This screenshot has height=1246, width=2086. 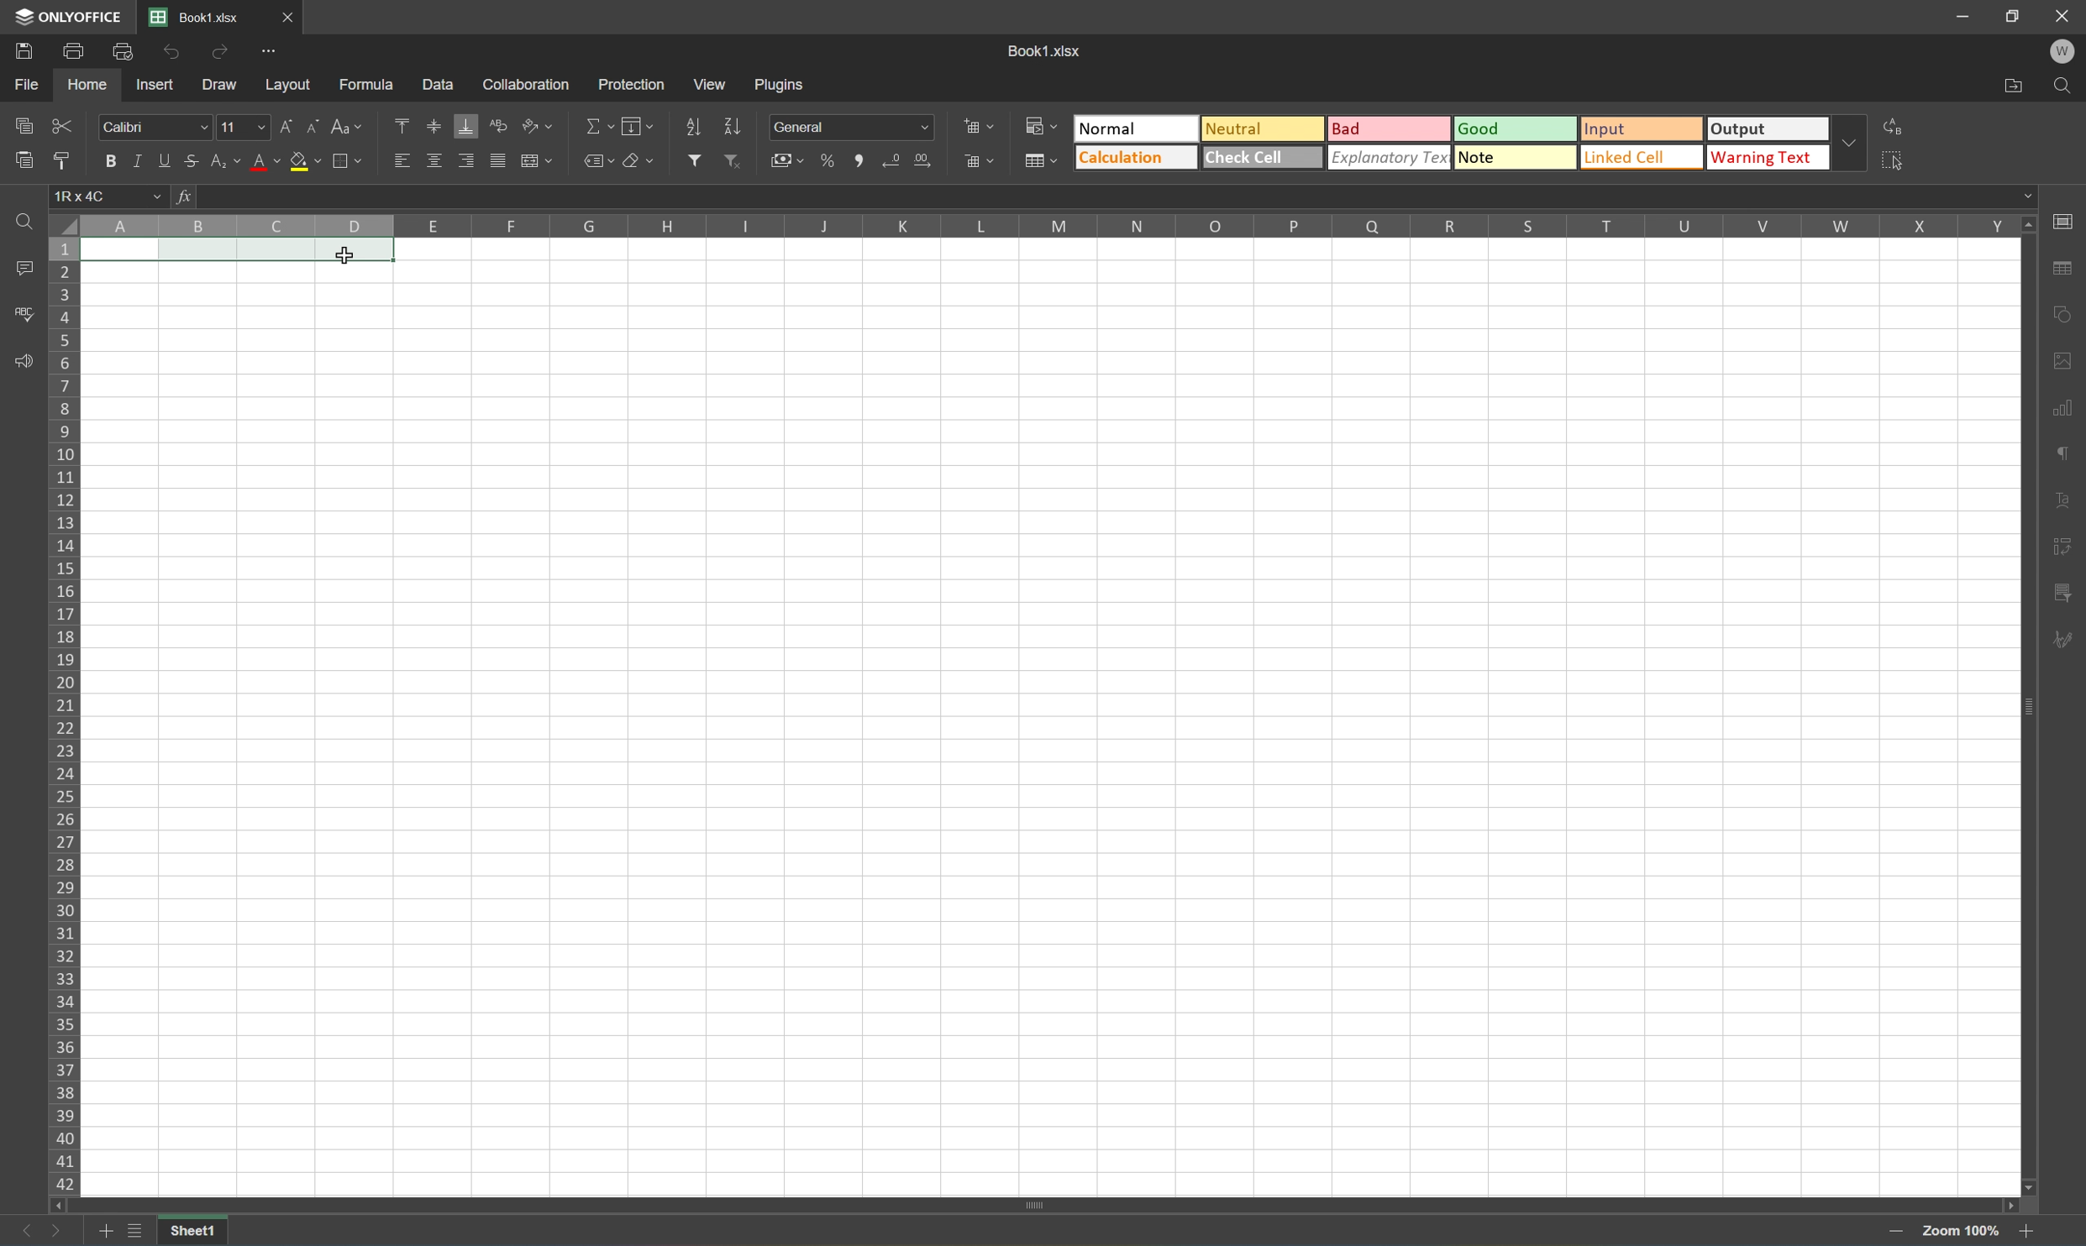 What do you see at coordinates (287, 86) in the screenshot?
I see `Layout` at bounding box center [287, 86].